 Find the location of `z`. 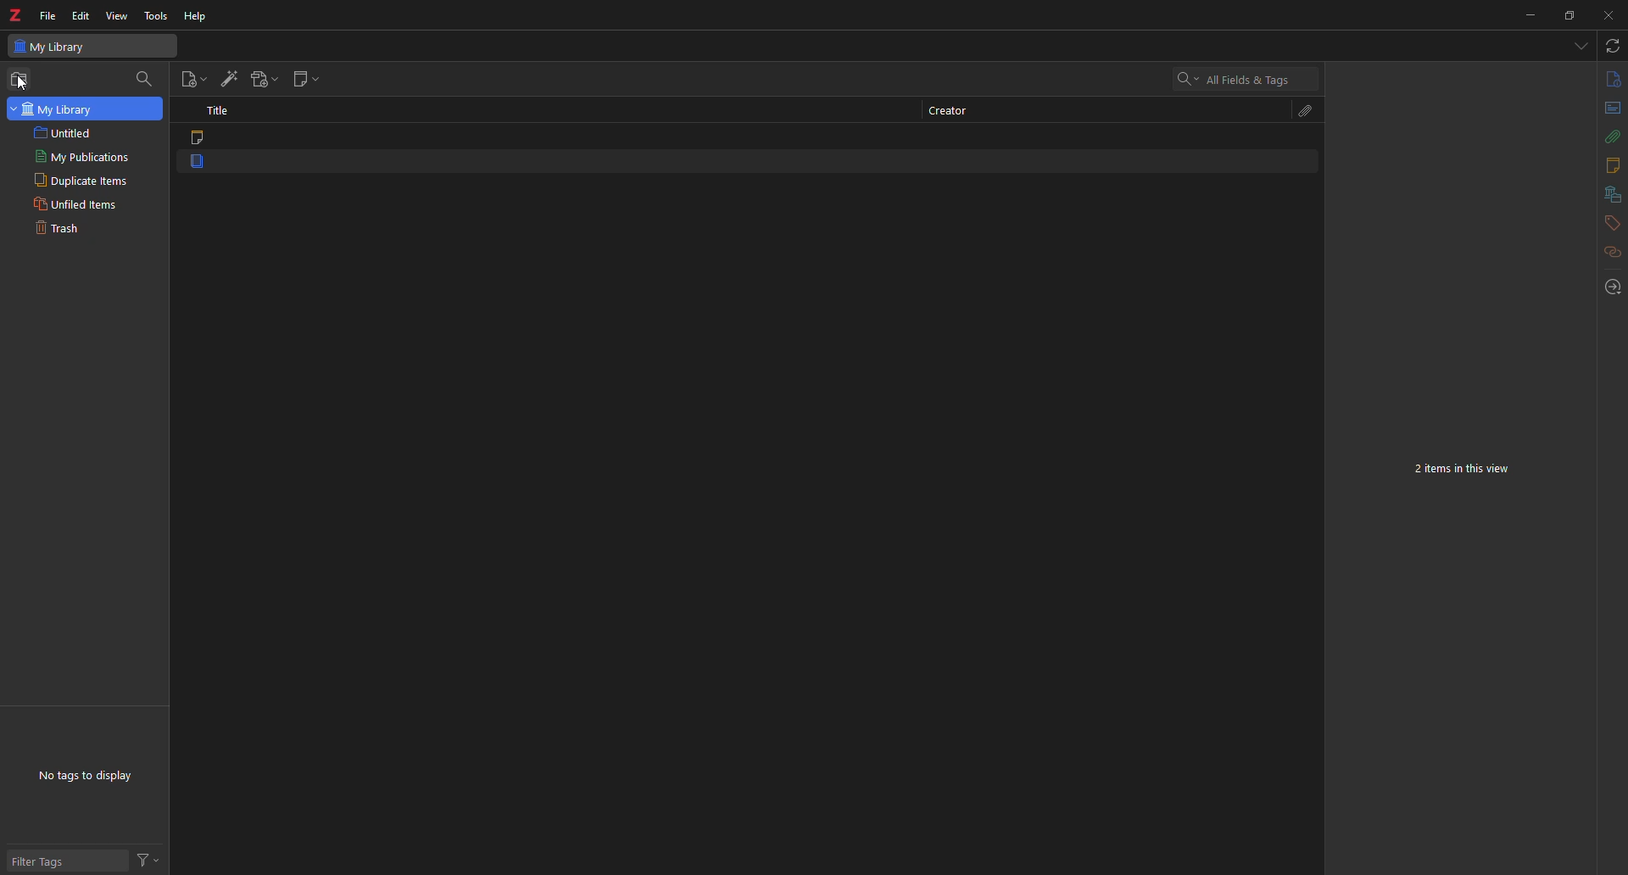

z is located at coordinates (17, 14).